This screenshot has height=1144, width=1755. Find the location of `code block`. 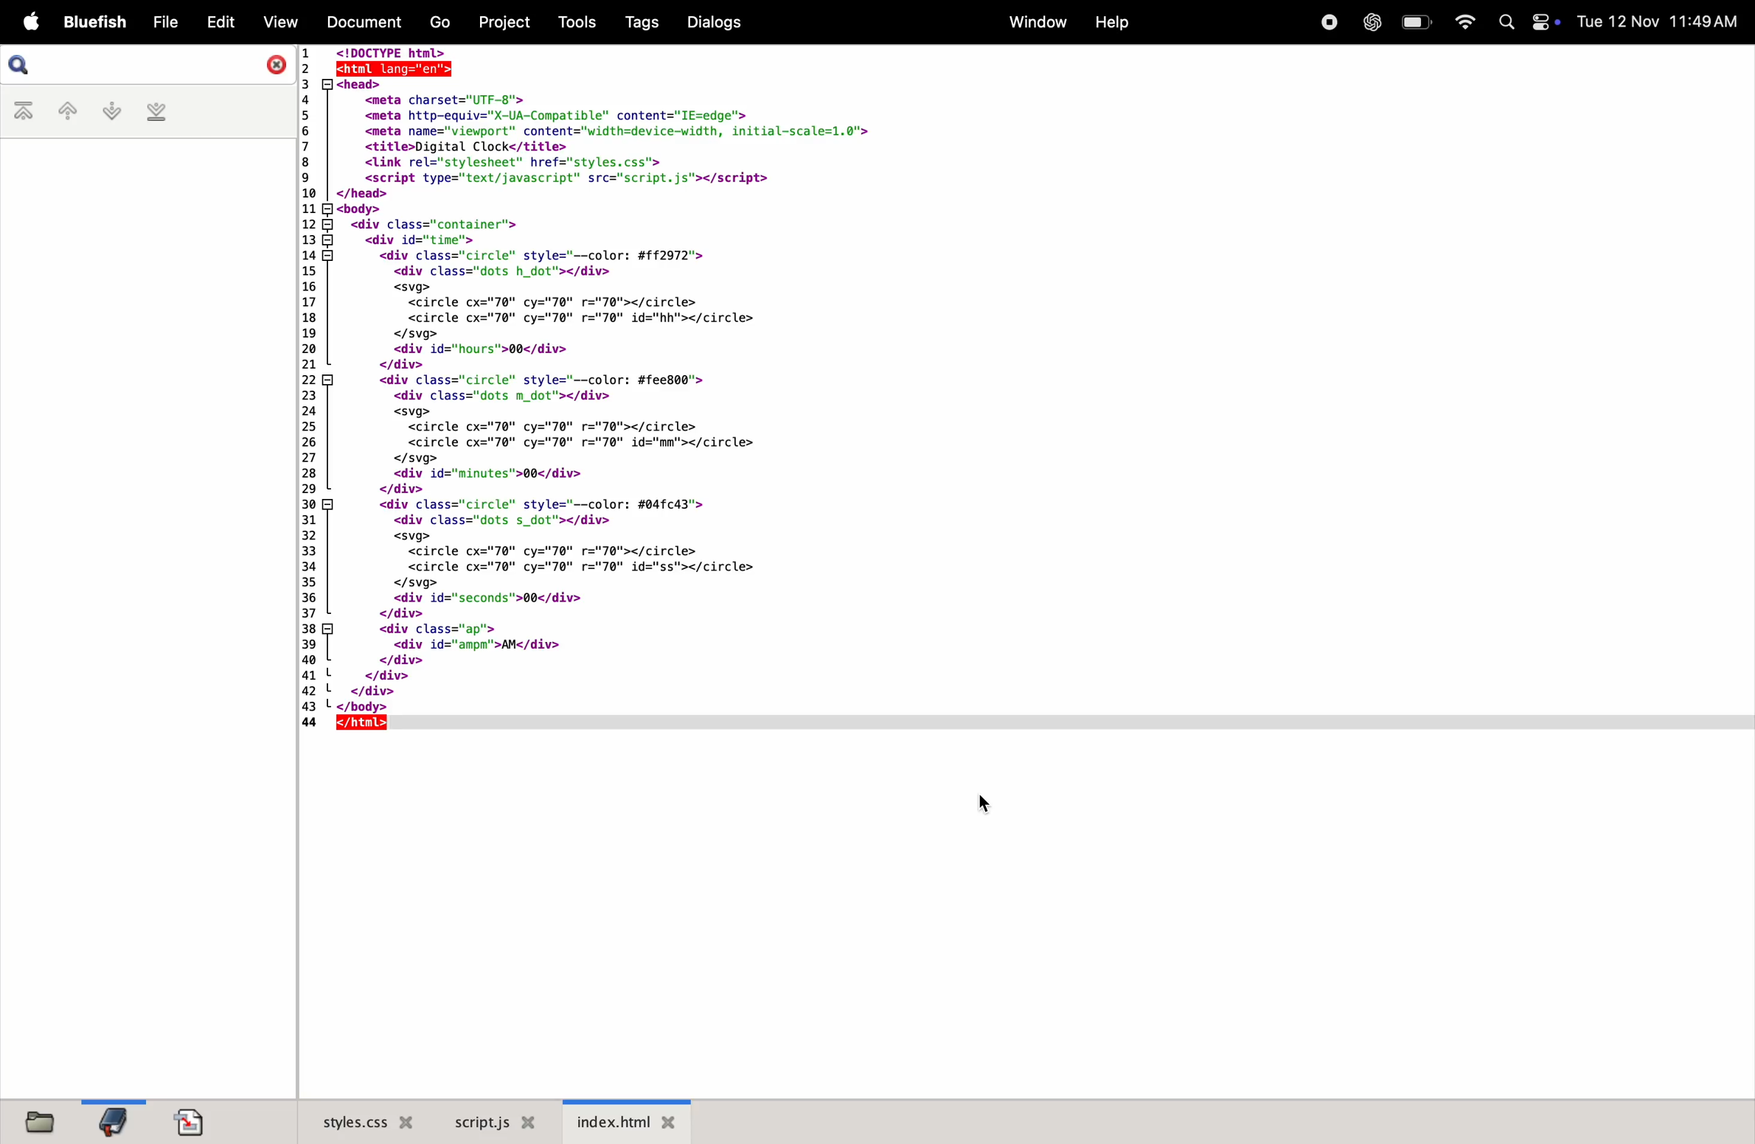

code block is located at coordinates (620, 389).